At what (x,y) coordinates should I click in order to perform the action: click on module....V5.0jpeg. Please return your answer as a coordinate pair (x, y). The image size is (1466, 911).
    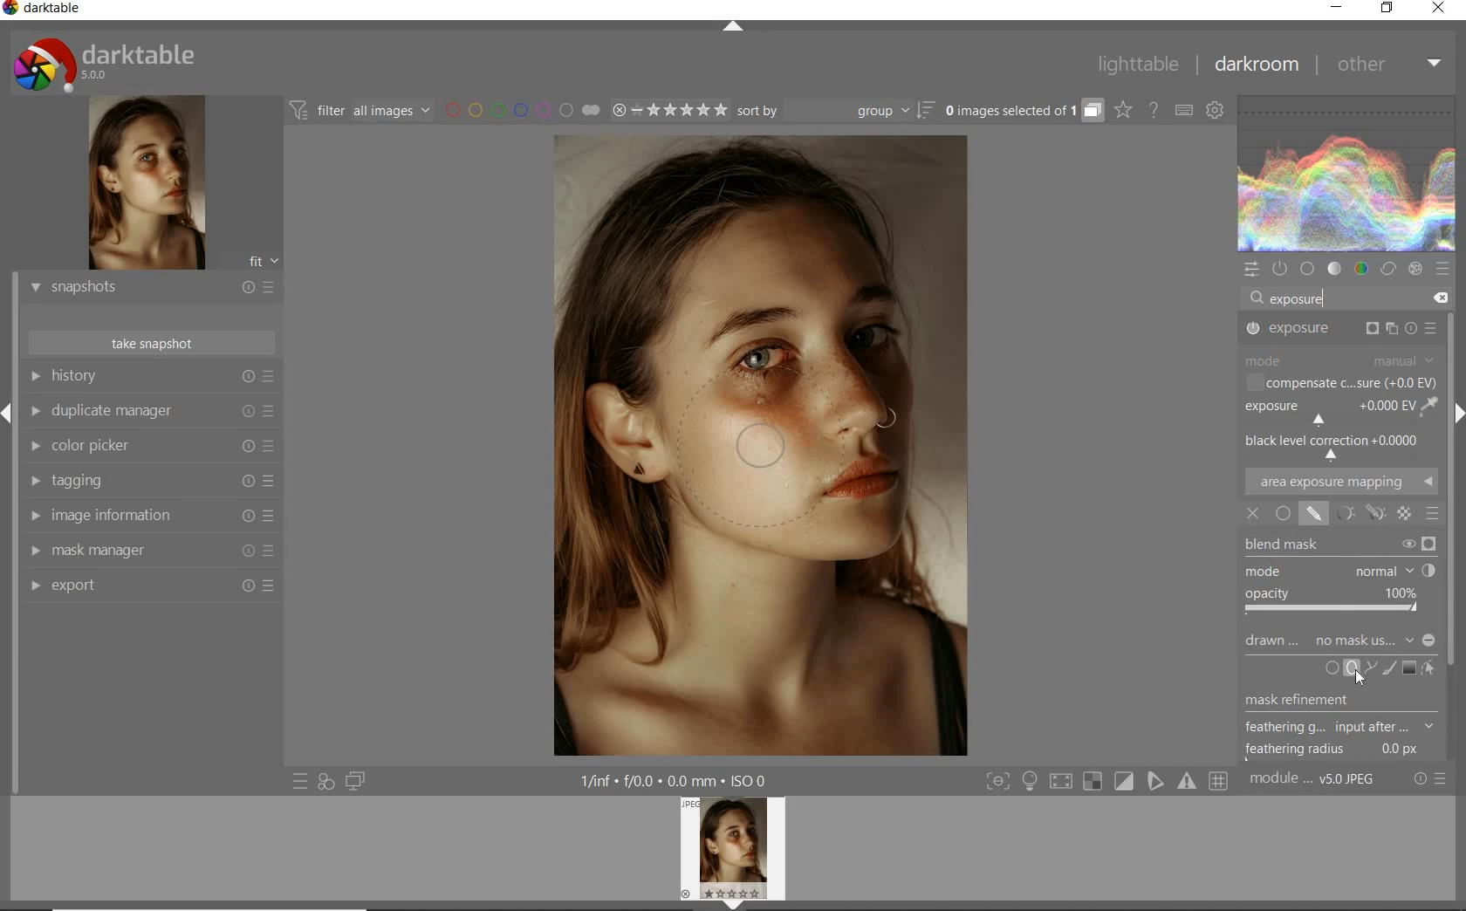
    Looking at the image, I should click on (1324, 781).